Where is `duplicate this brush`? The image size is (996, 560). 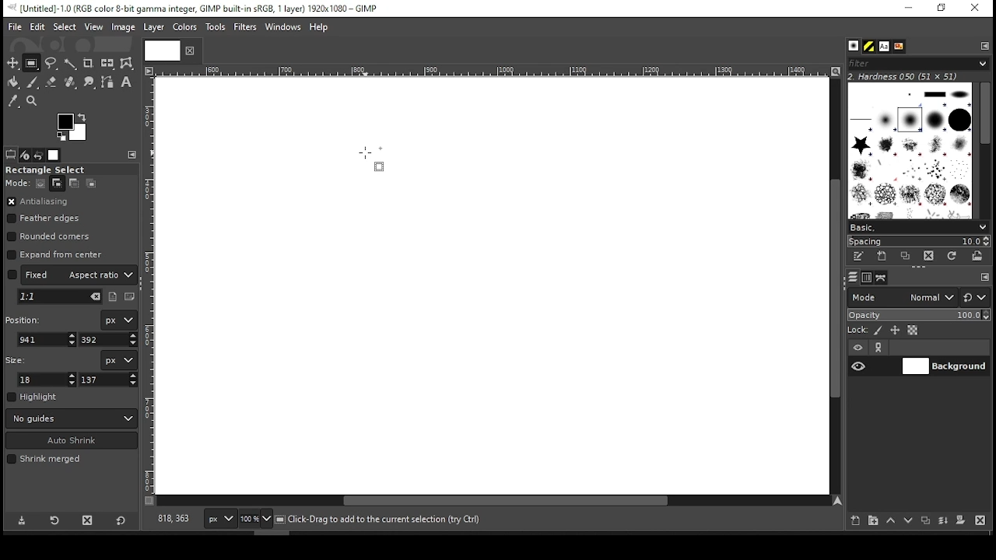
duplicate this brush is located at coordinates (910, 256).